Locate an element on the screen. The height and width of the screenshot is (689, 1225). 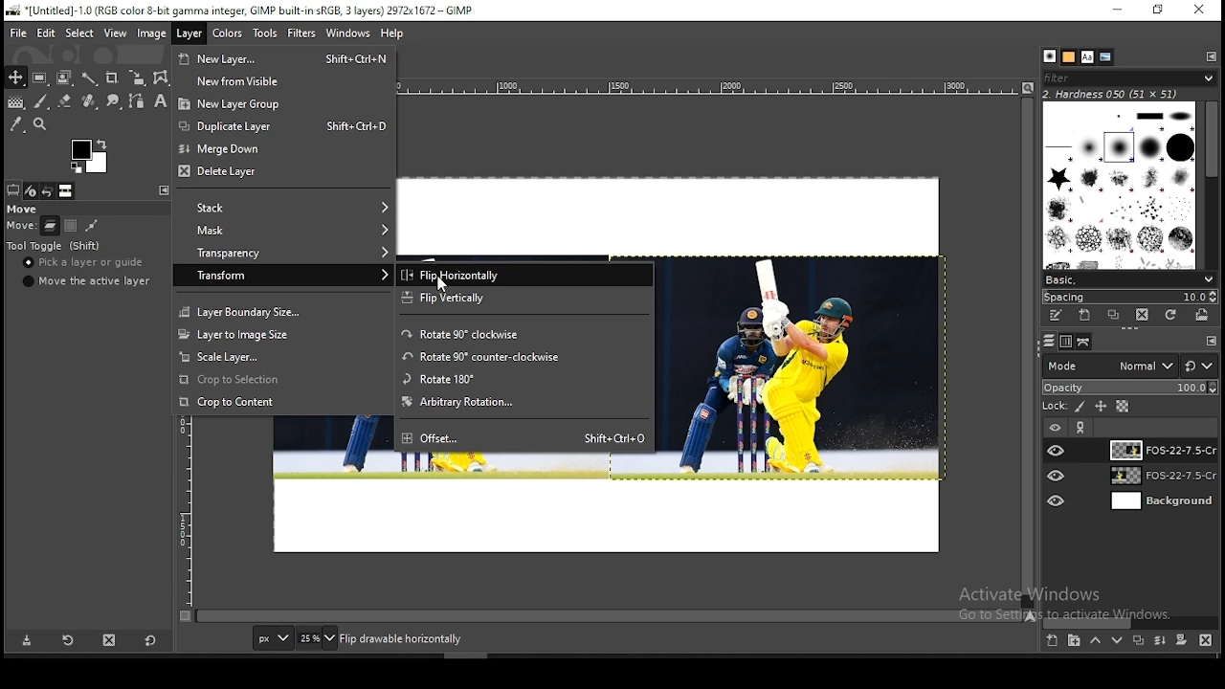
scale layer is located at coordinates (285, 357).